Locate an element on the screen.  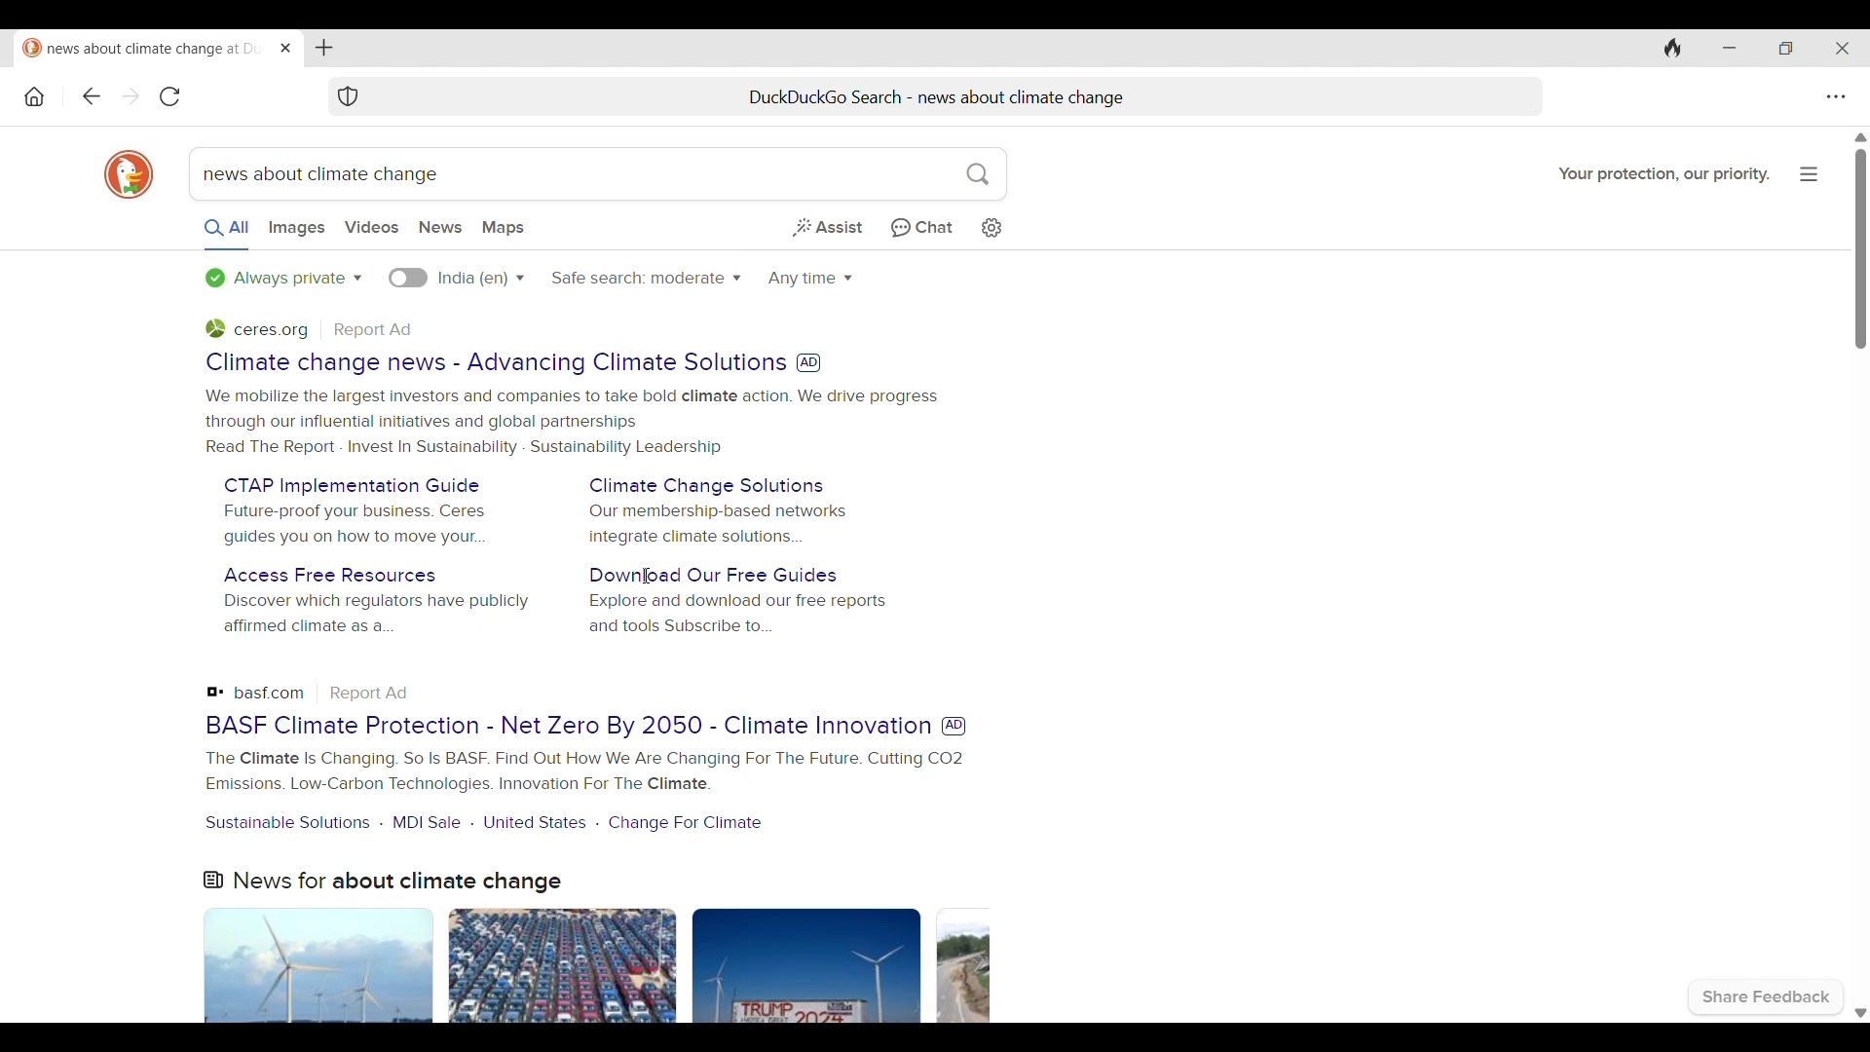
Sustainable solutions  is located at coordinates (288, 823).